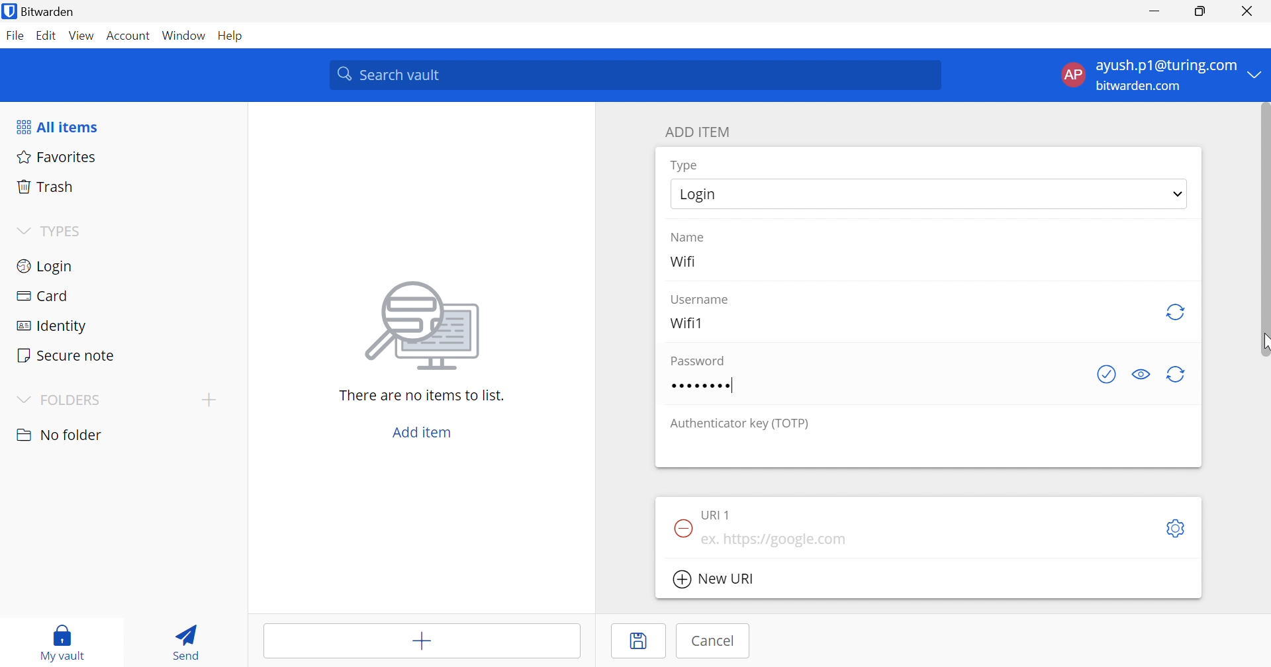 This screenshot has height=667, width=1271. What do you see at coordinates (1154, 12) in the screenshot?
I see `Minimize` at bounding box center [1154, 12].